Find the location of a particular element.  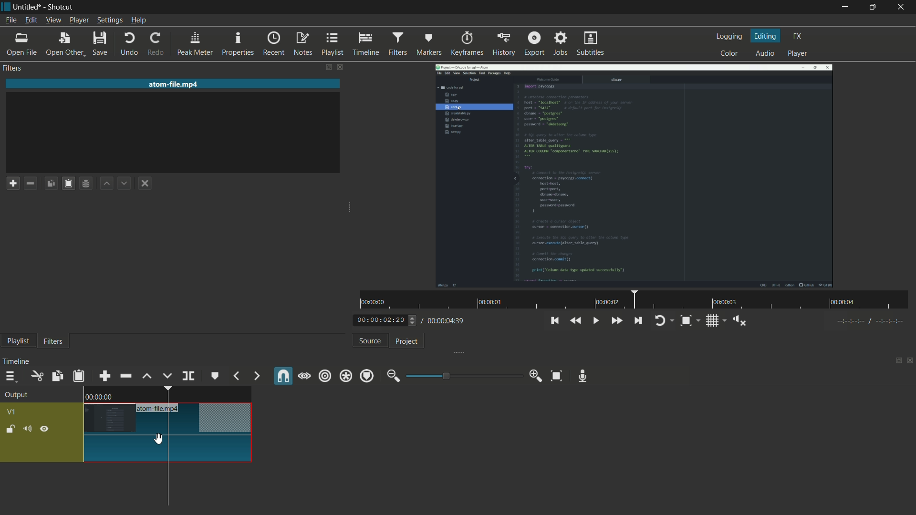

adjustment bar is located at coordinates (463, 375).